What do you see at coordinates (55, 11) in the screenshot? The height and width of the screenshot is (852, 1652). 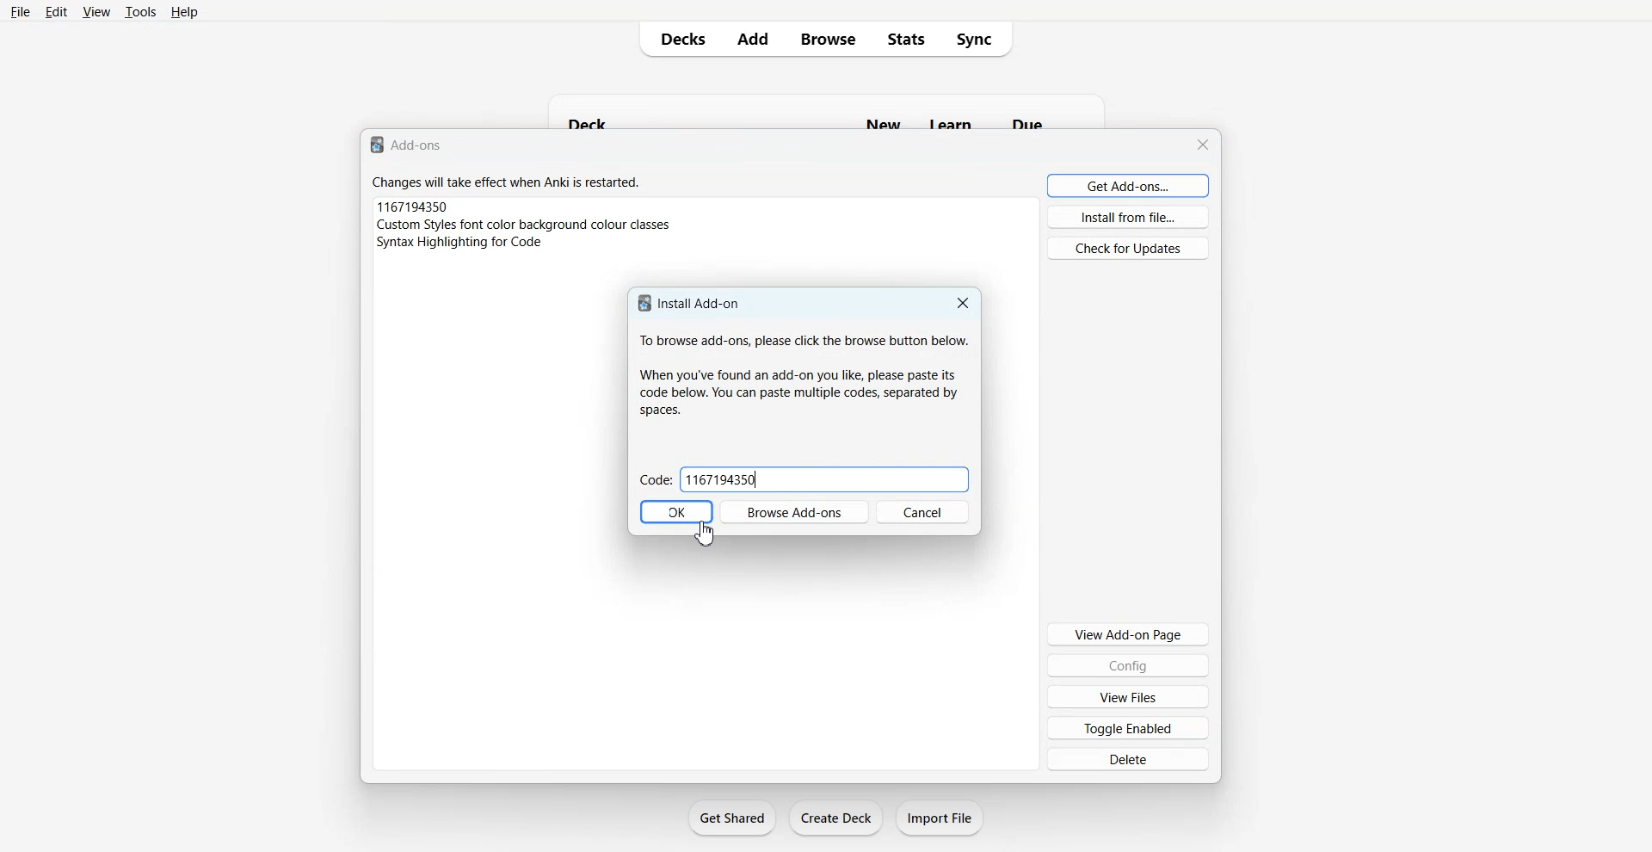 I see `Edit` at bounding box center [55, 11].